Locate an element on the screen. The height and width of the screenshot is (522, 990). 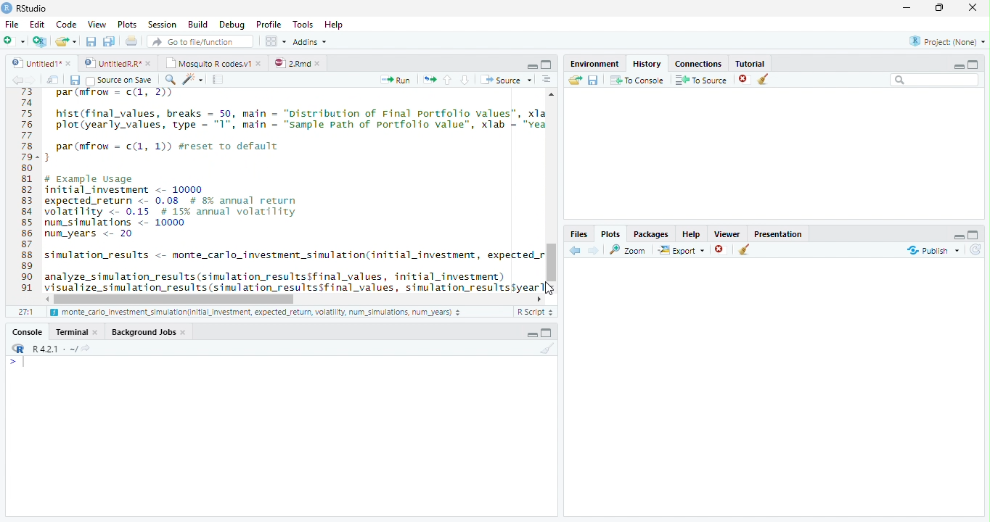
Session is located at coordinates (161, 24).